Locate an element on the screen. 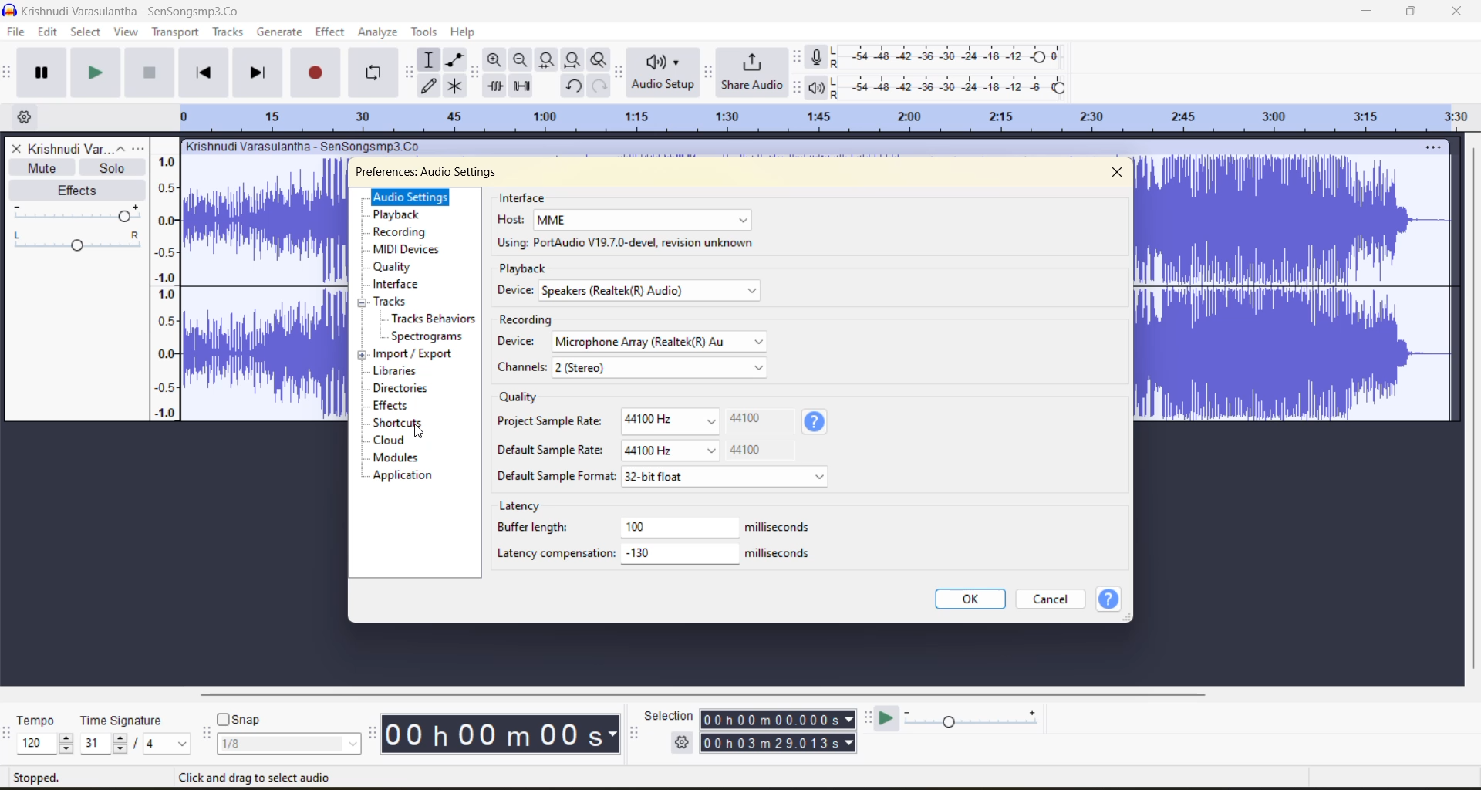  tracks is located at coordinates (399, 302).